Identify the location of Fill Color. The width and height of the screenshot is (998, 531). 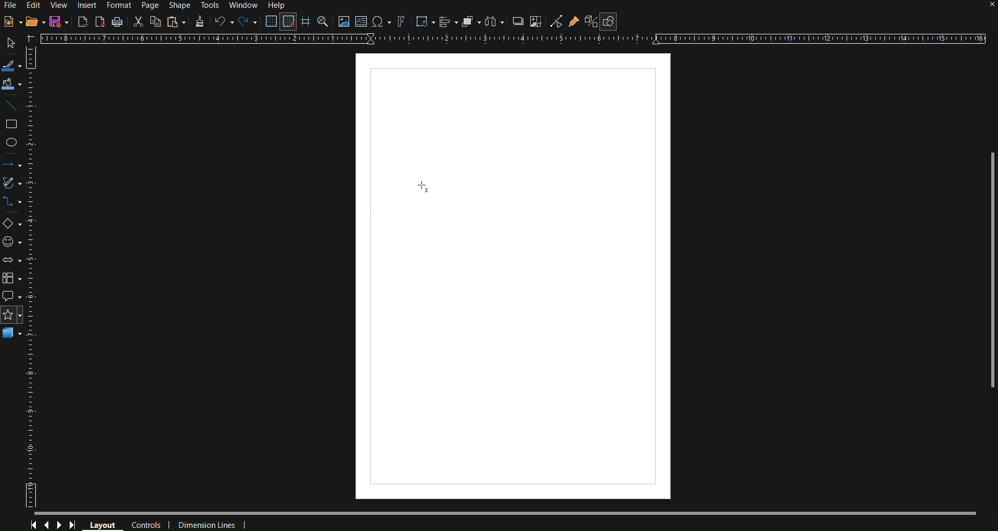
(12, 84).